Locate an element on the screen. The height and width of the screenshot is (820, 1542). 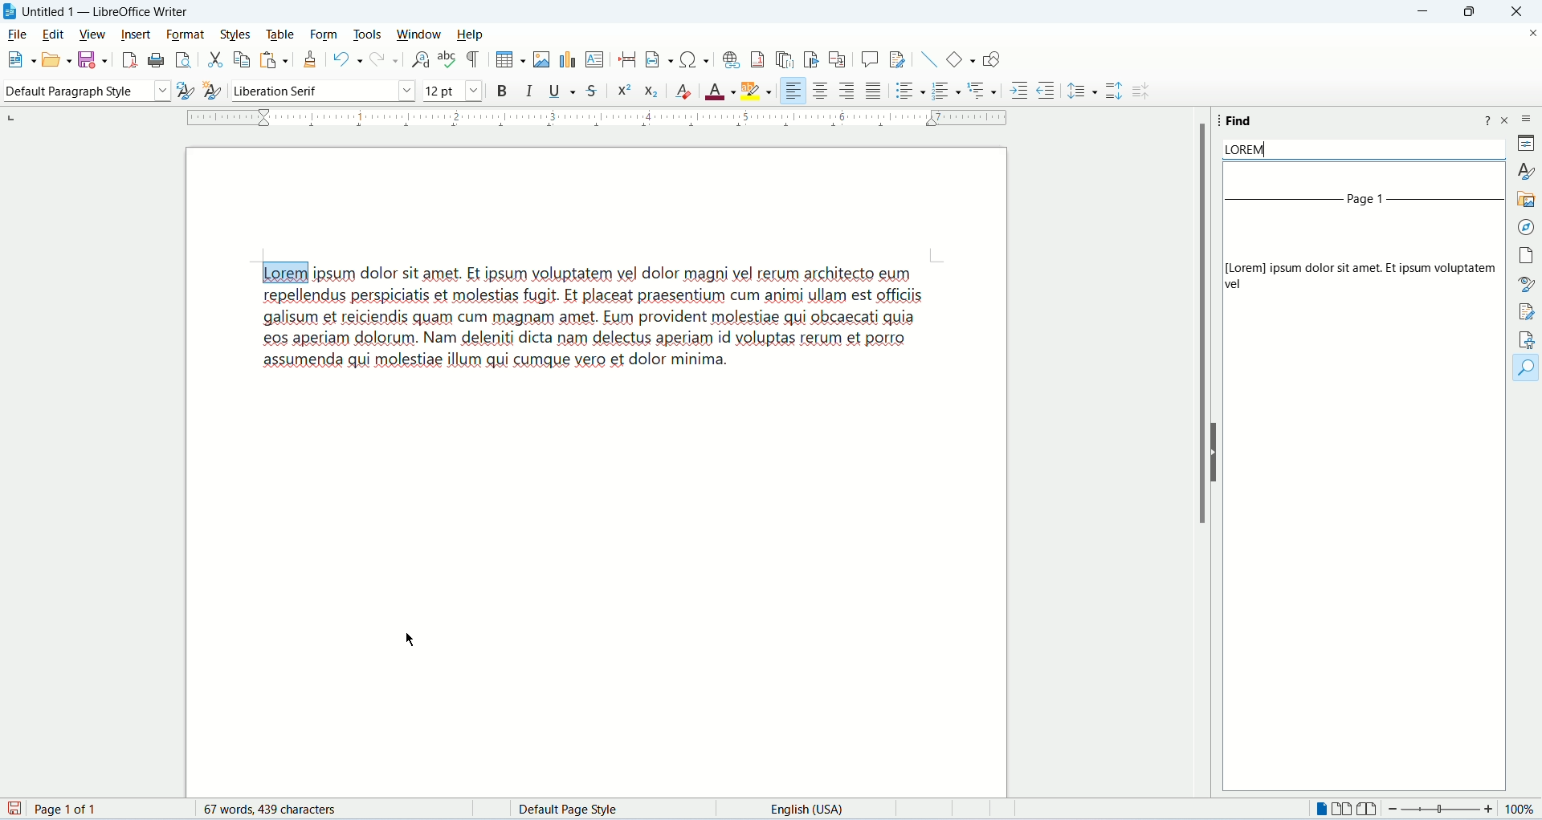
set line spacing is located at coordinates (1083, 90).